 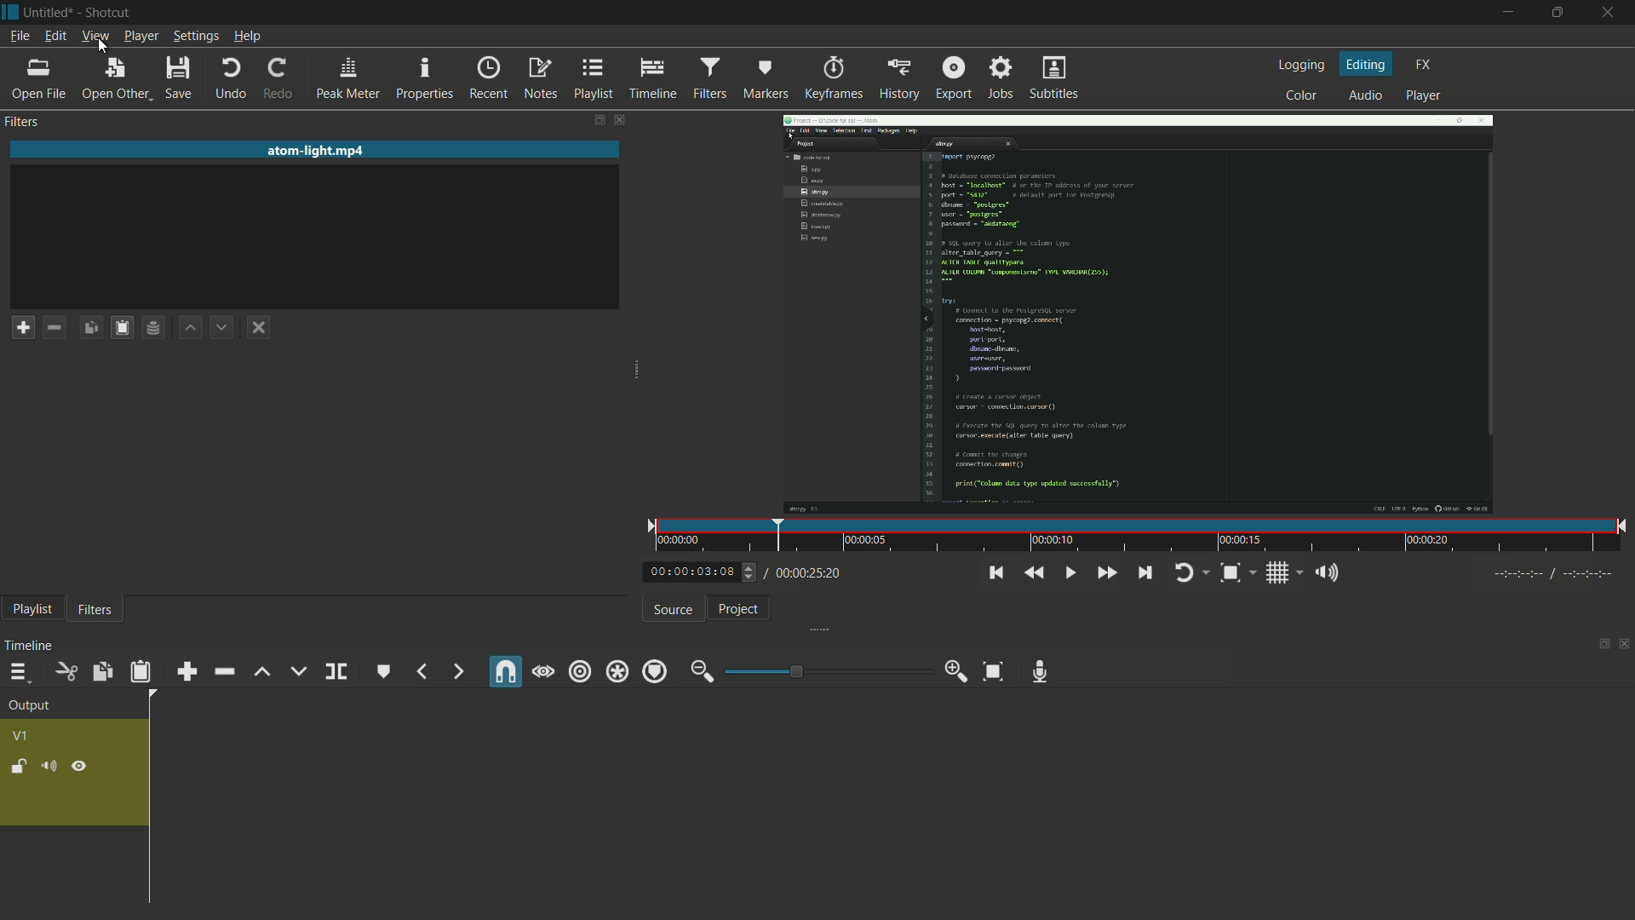 I want to click on timeline menu, so click(x=16, y=672).